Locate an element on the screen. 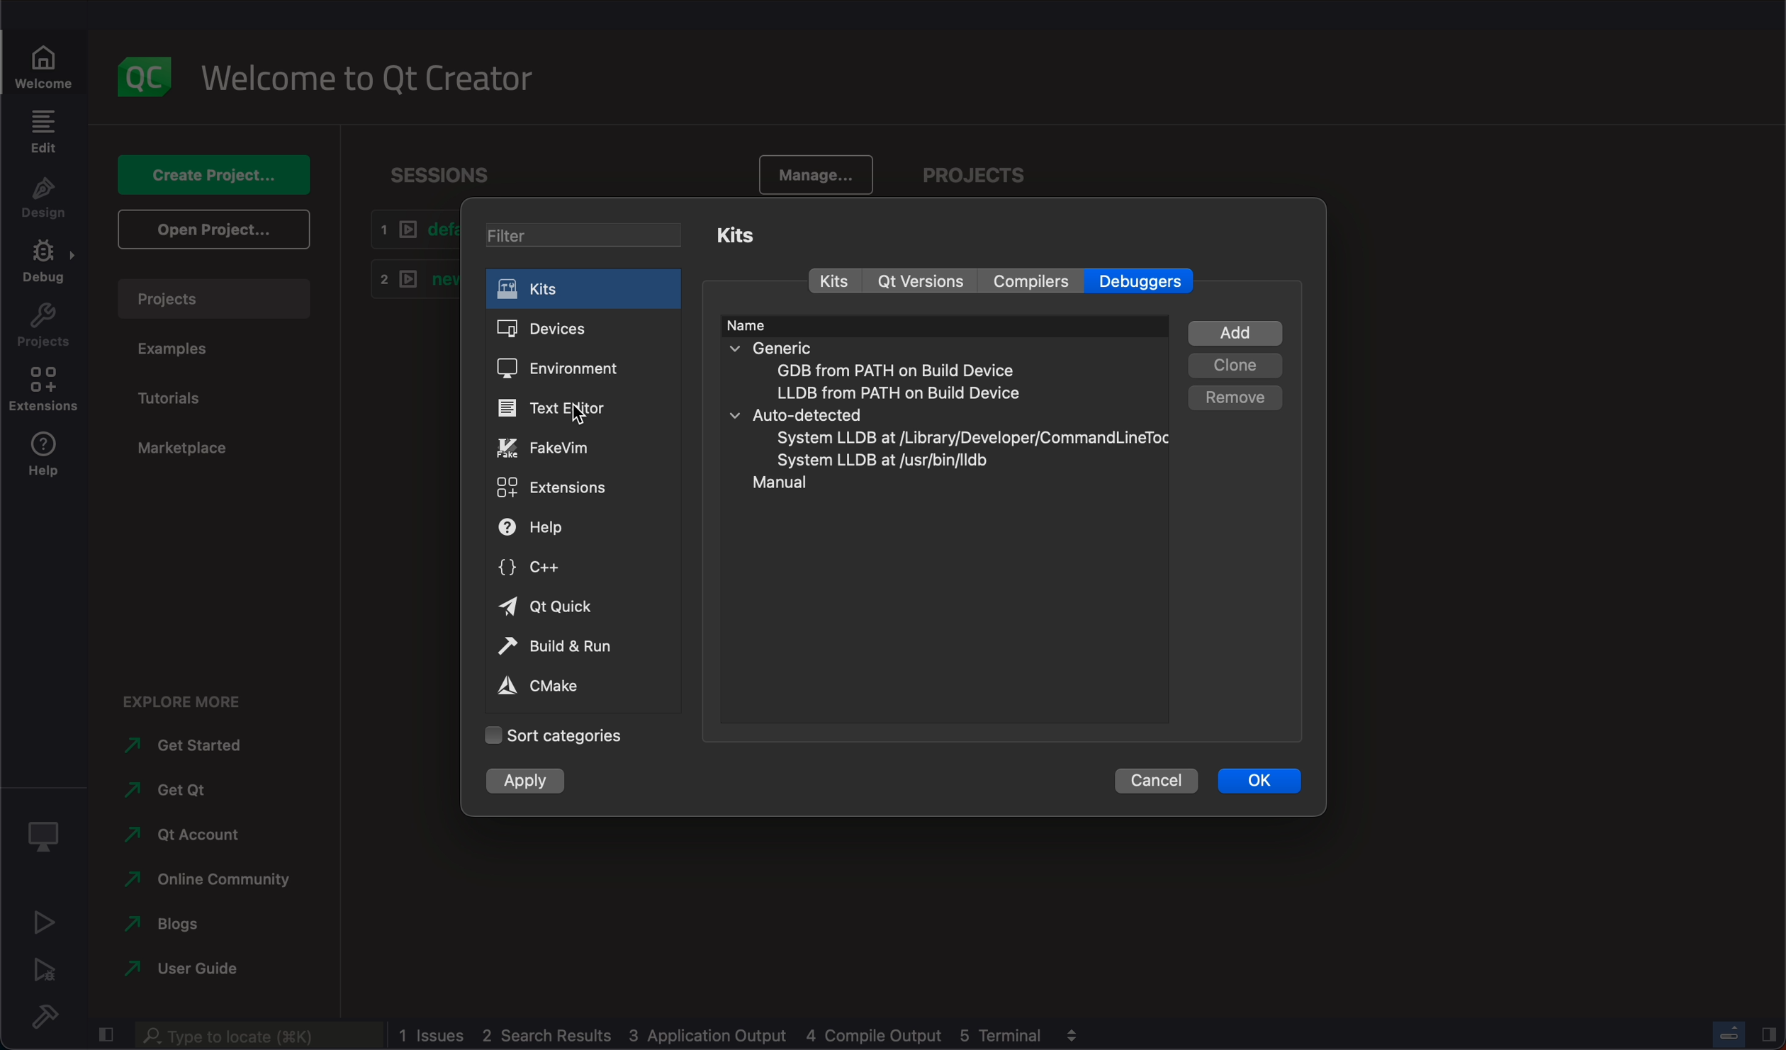 This screenshot has width=1786, height=1050. clone is located at coordinates (1236, 366).